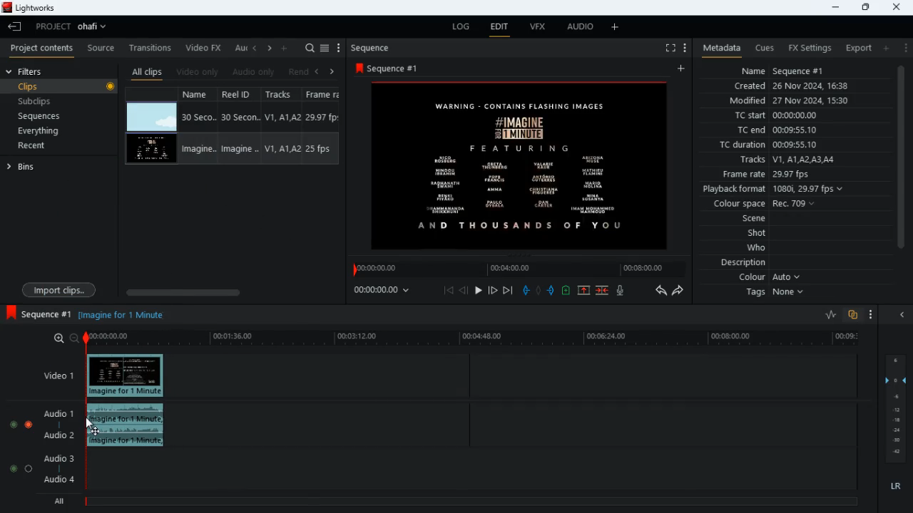 The width and height of the screenshot is (913, 513). I want to click on V1, A1, Aw, so click(280, 150).